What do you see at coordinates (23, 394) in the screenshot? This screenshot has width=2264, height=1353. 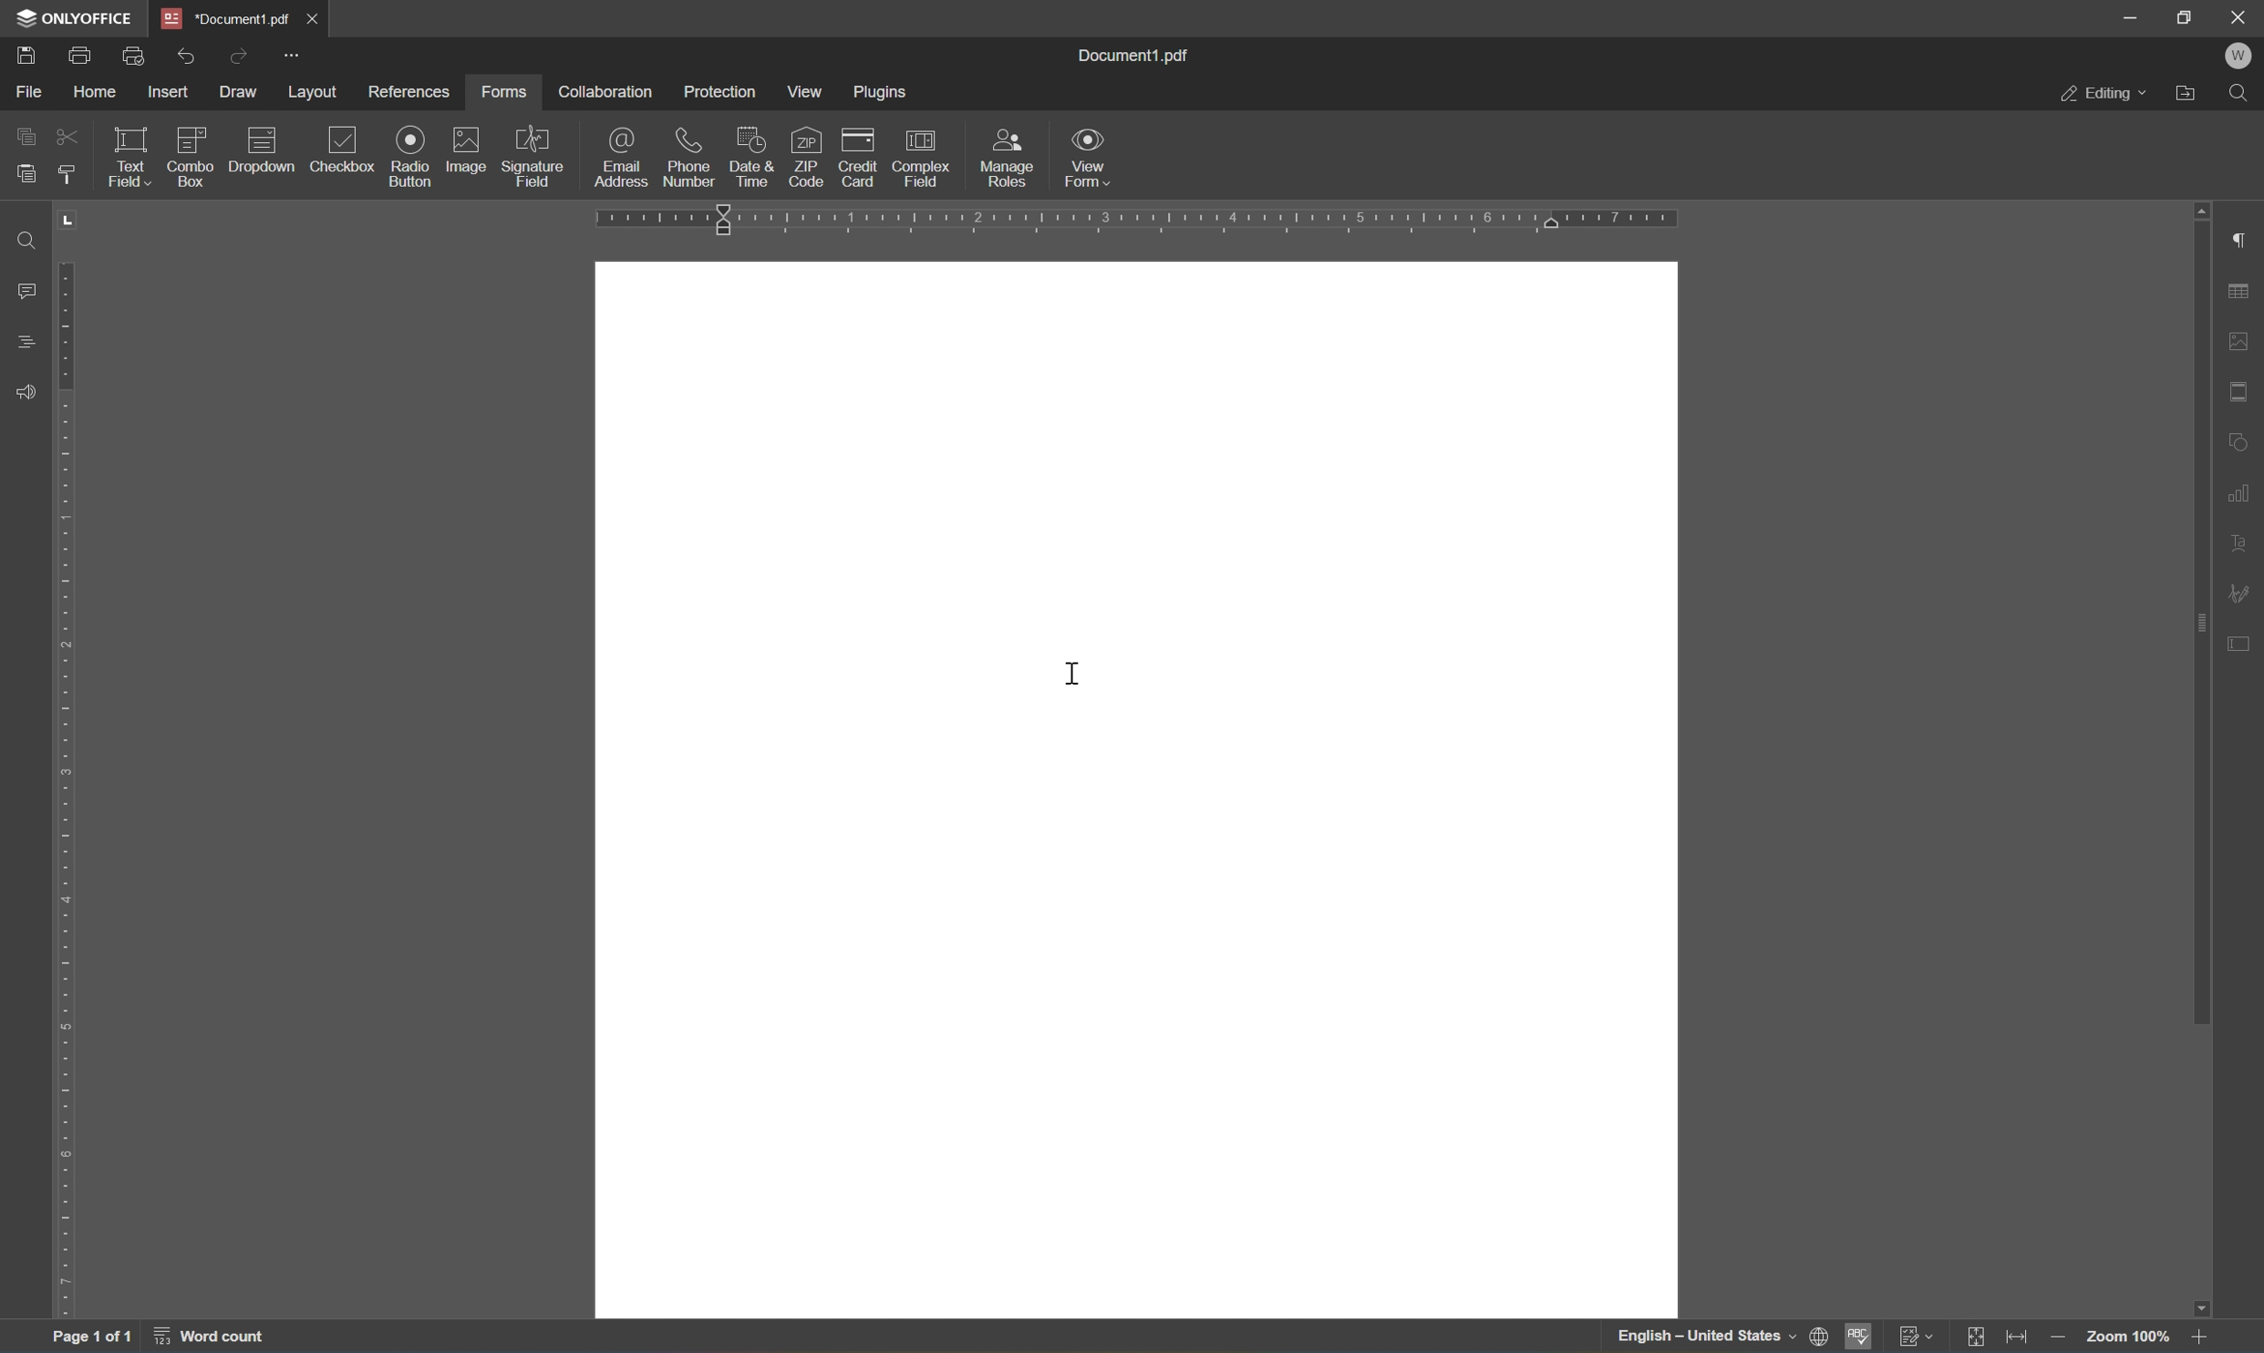 I see `feedback and support` at bounding box center [23, 394].